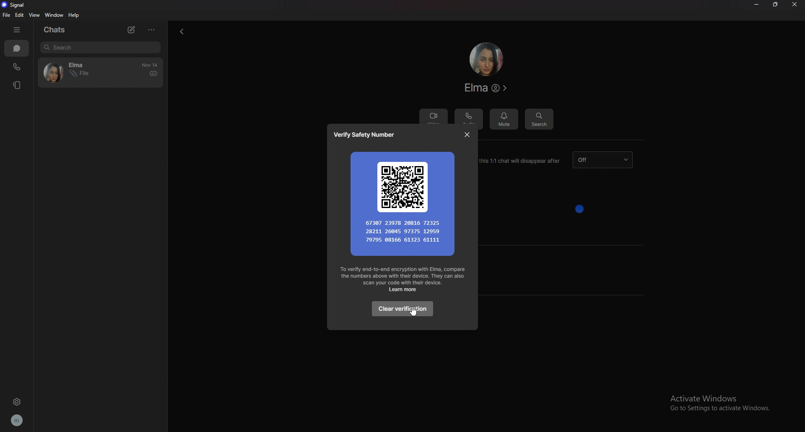 This screenshot has height=432, width=805. Describe the element at coordinates (153, 73) in the screenshot. I see `delivered` at that location.